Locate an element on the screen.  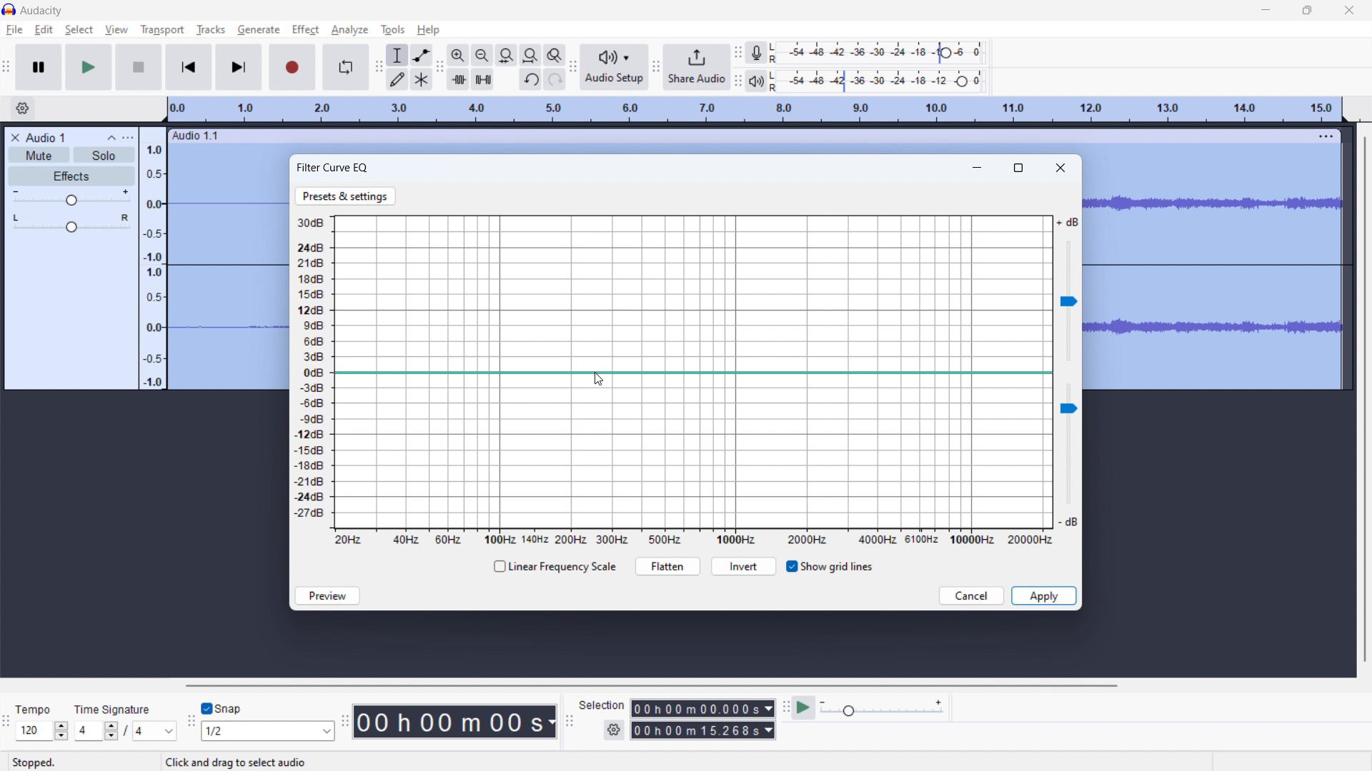
playback meter toolbar is located at coordinates (738, 80).